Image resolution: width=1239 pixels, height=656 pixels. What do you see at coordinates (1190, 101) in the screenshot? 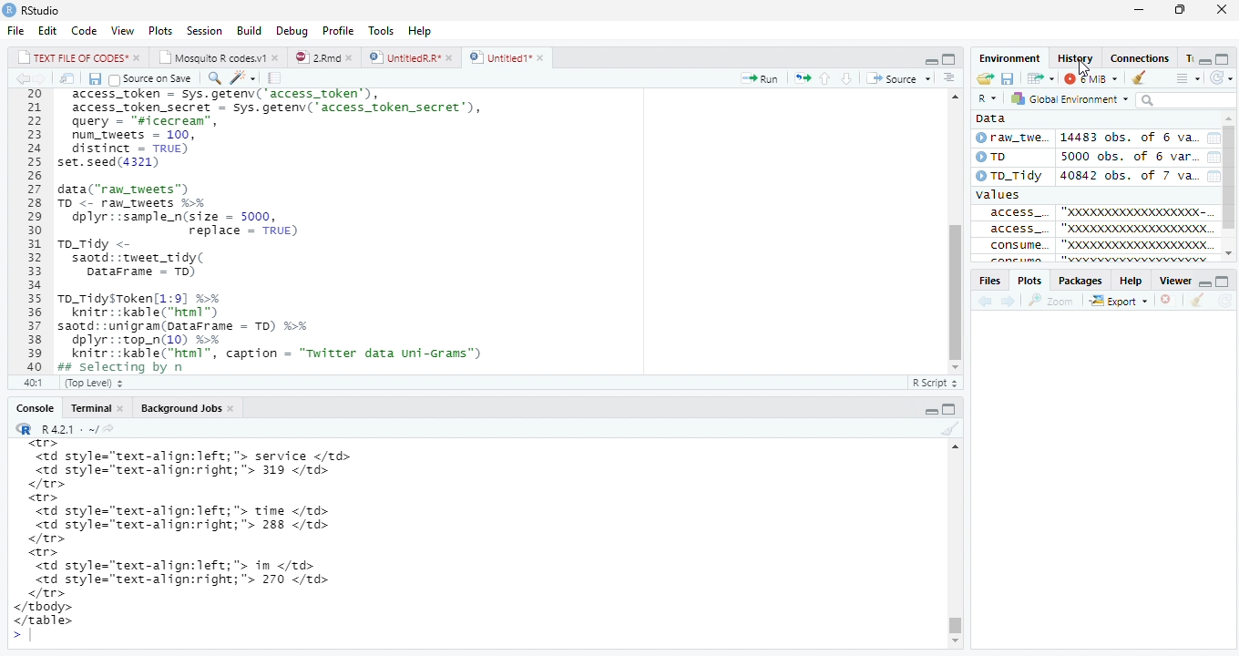
I see `searchbar` at bounding box center [1190, 101].